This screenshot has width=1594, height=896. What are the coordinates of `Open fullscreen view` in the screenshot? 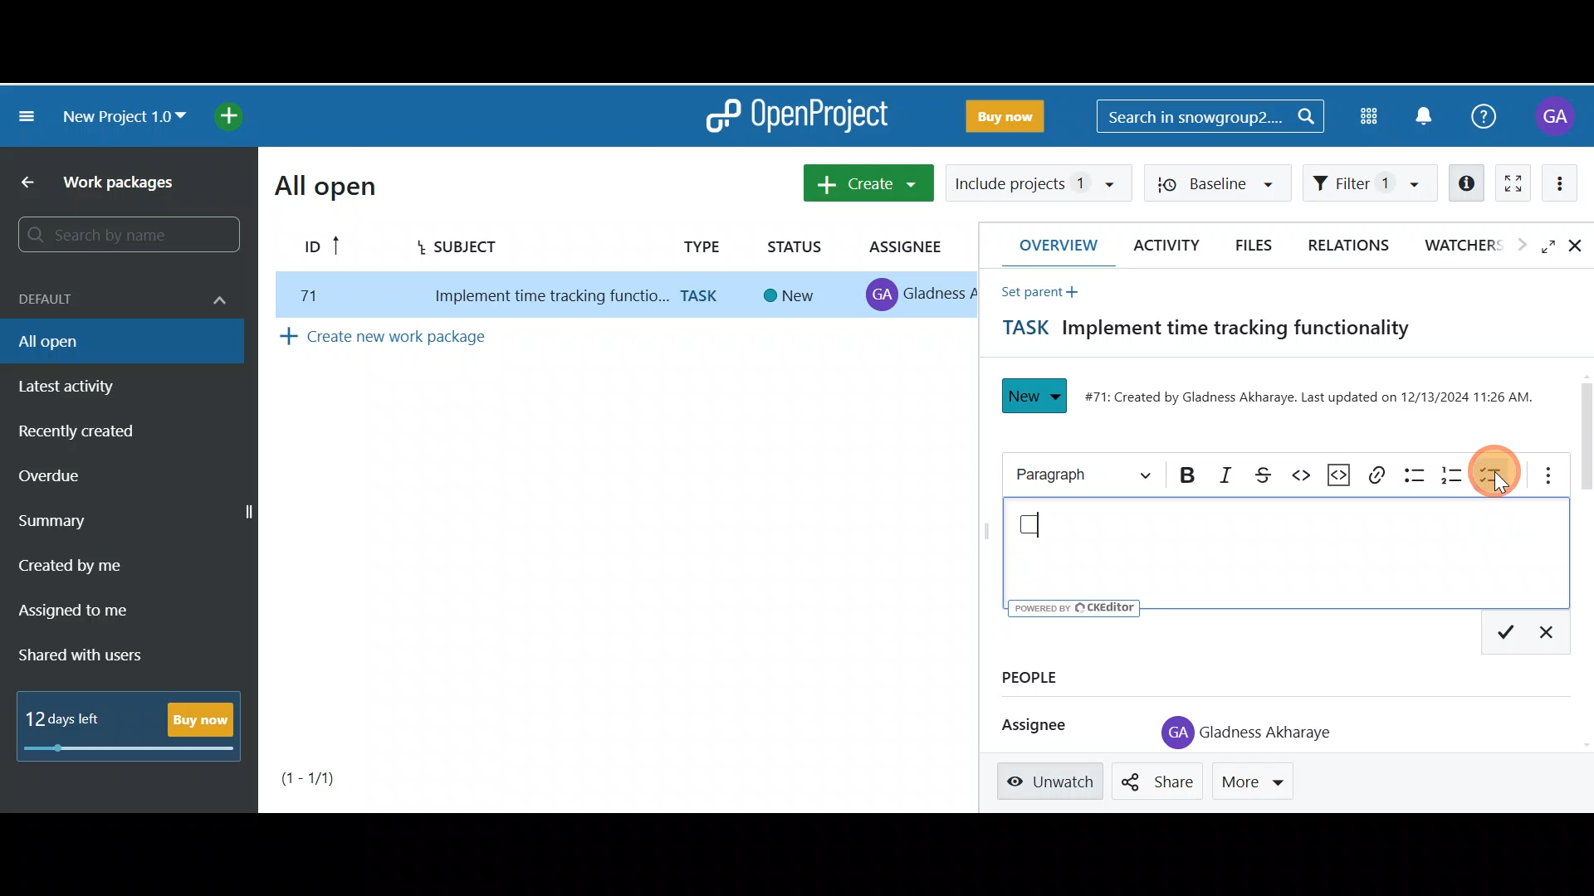 It's located at (1537, 247).